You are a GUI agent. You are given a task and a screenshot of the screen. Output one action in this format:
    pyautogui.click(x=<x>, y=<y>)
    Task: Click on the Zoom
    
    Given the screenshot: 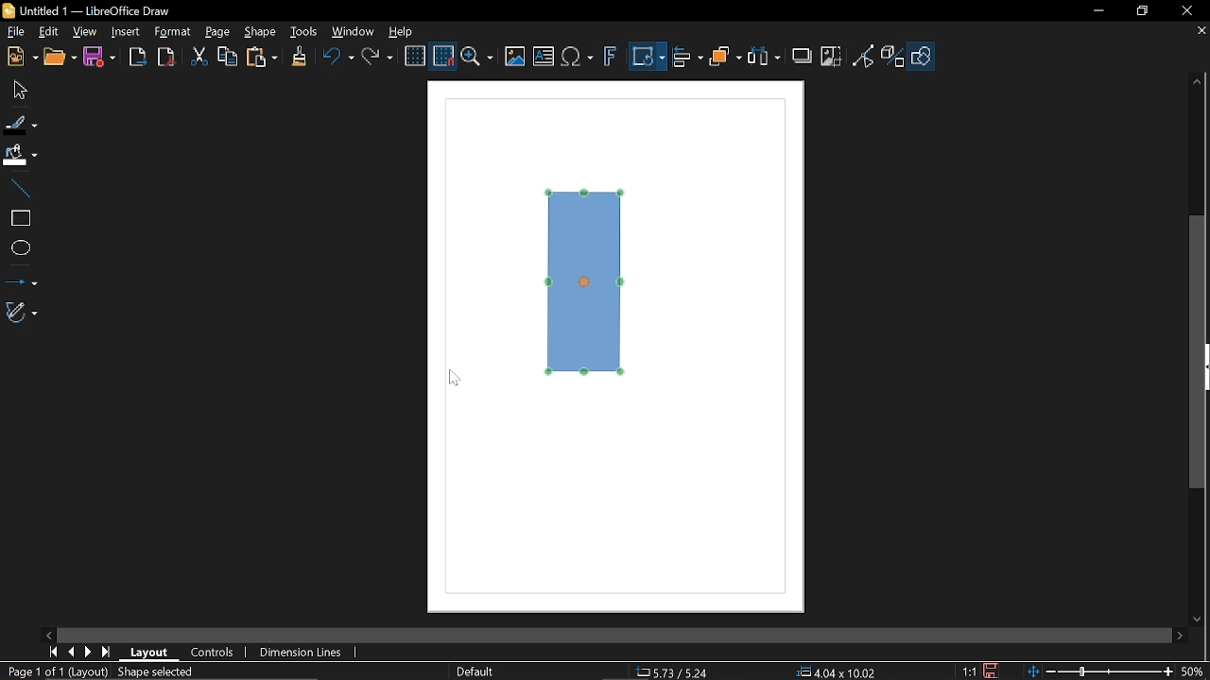 What is the action you would take?
    pyautogui.click(x=477, y=58)
    